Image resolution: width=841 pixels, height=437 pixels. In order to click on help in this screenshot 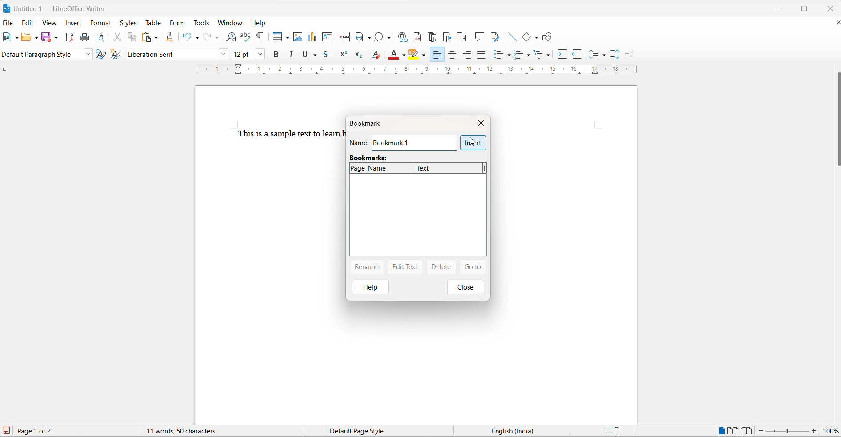, I will do `click(260, 24)`.